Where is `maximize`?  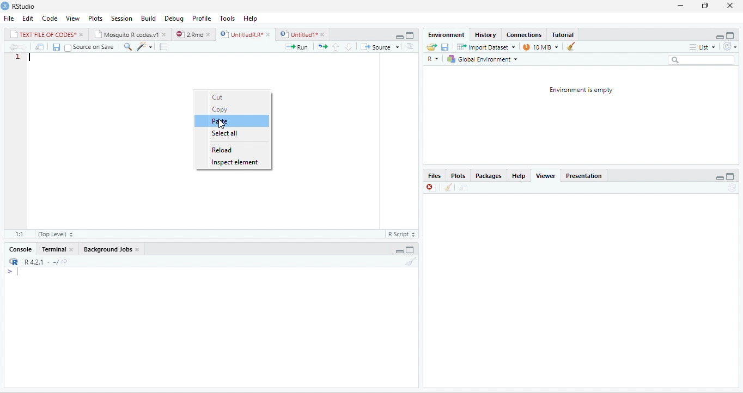 maximize is located at coordinates (400, 35).